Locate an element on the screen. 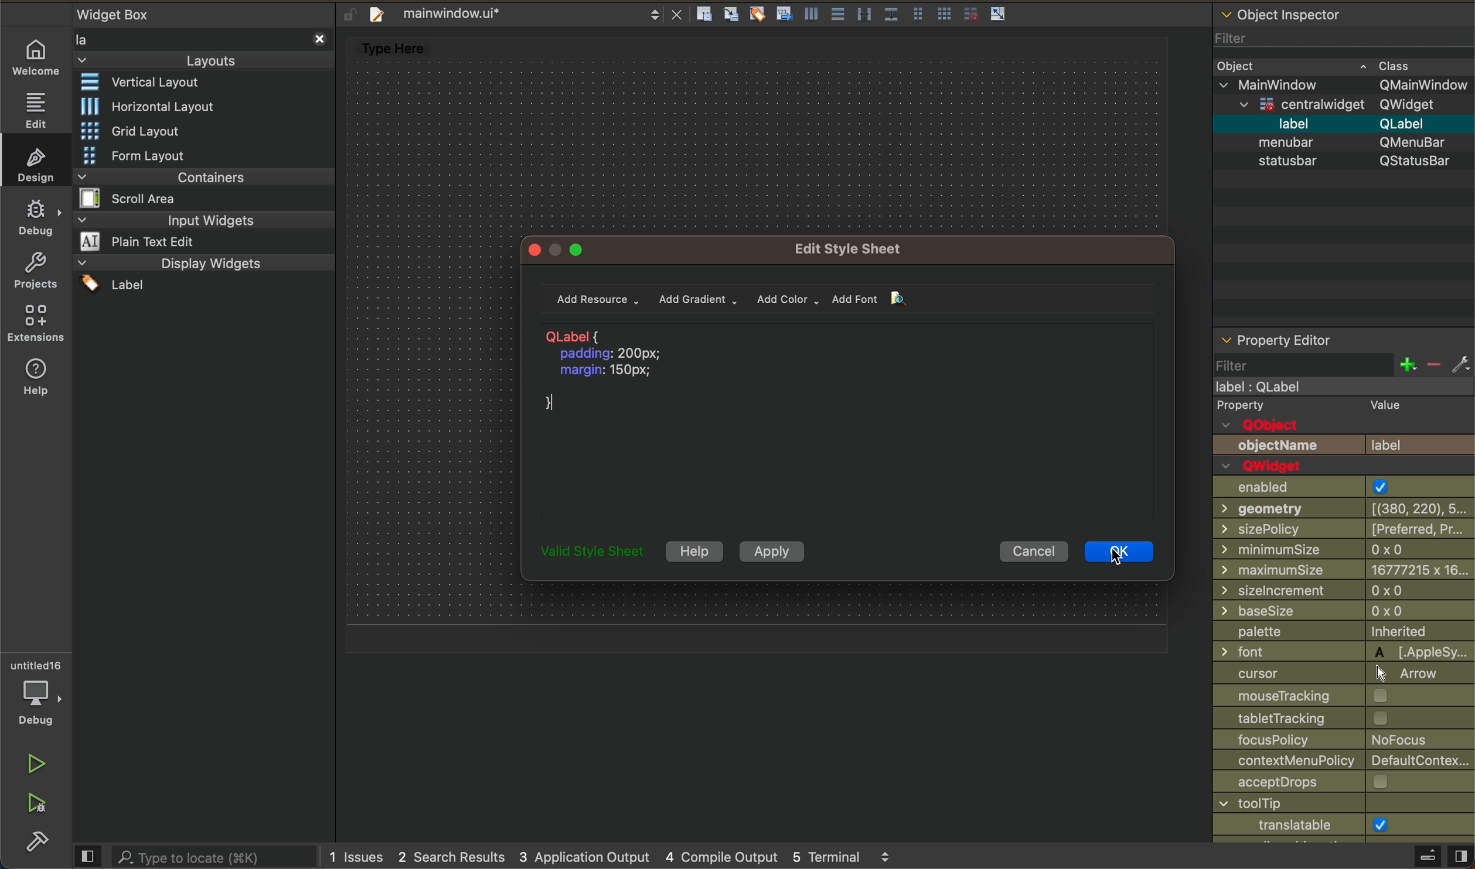 Image resolution: width=1475 pixels, height=869 pixels. run is located at coordinates (36, 767).